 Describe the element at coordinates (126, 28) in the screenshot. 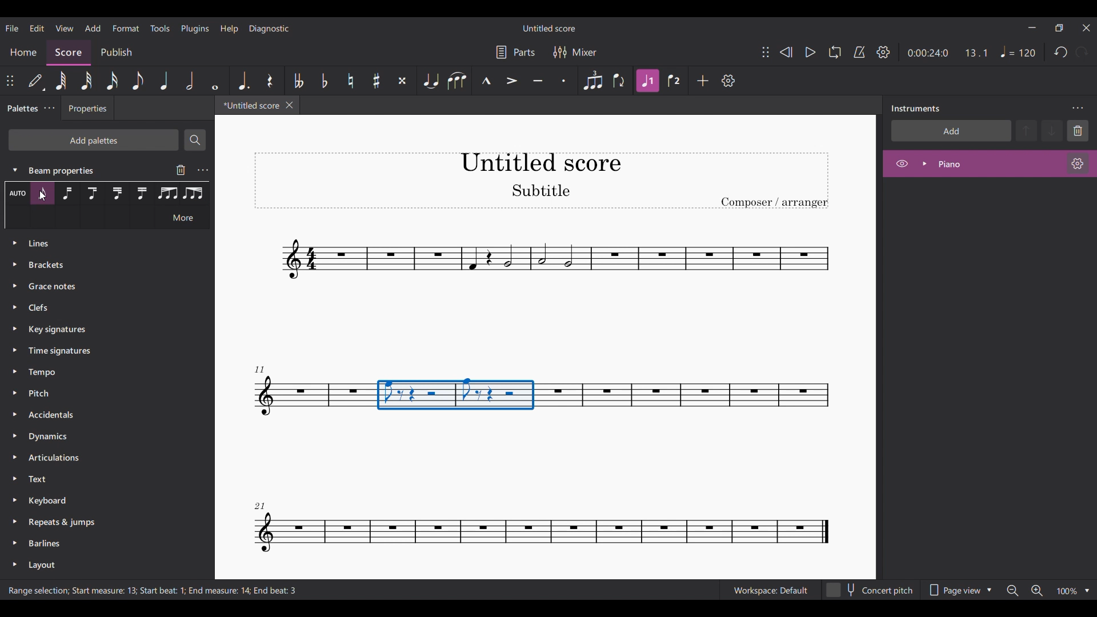

I see `Format menu` at that location.